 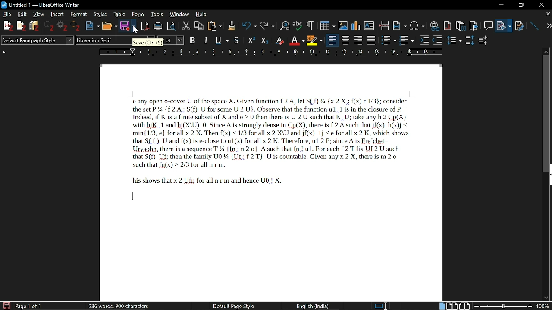 What do you see at coordinates (200, 25) in the screenshot?
I see `Copy` at bounding box center [200, 25].